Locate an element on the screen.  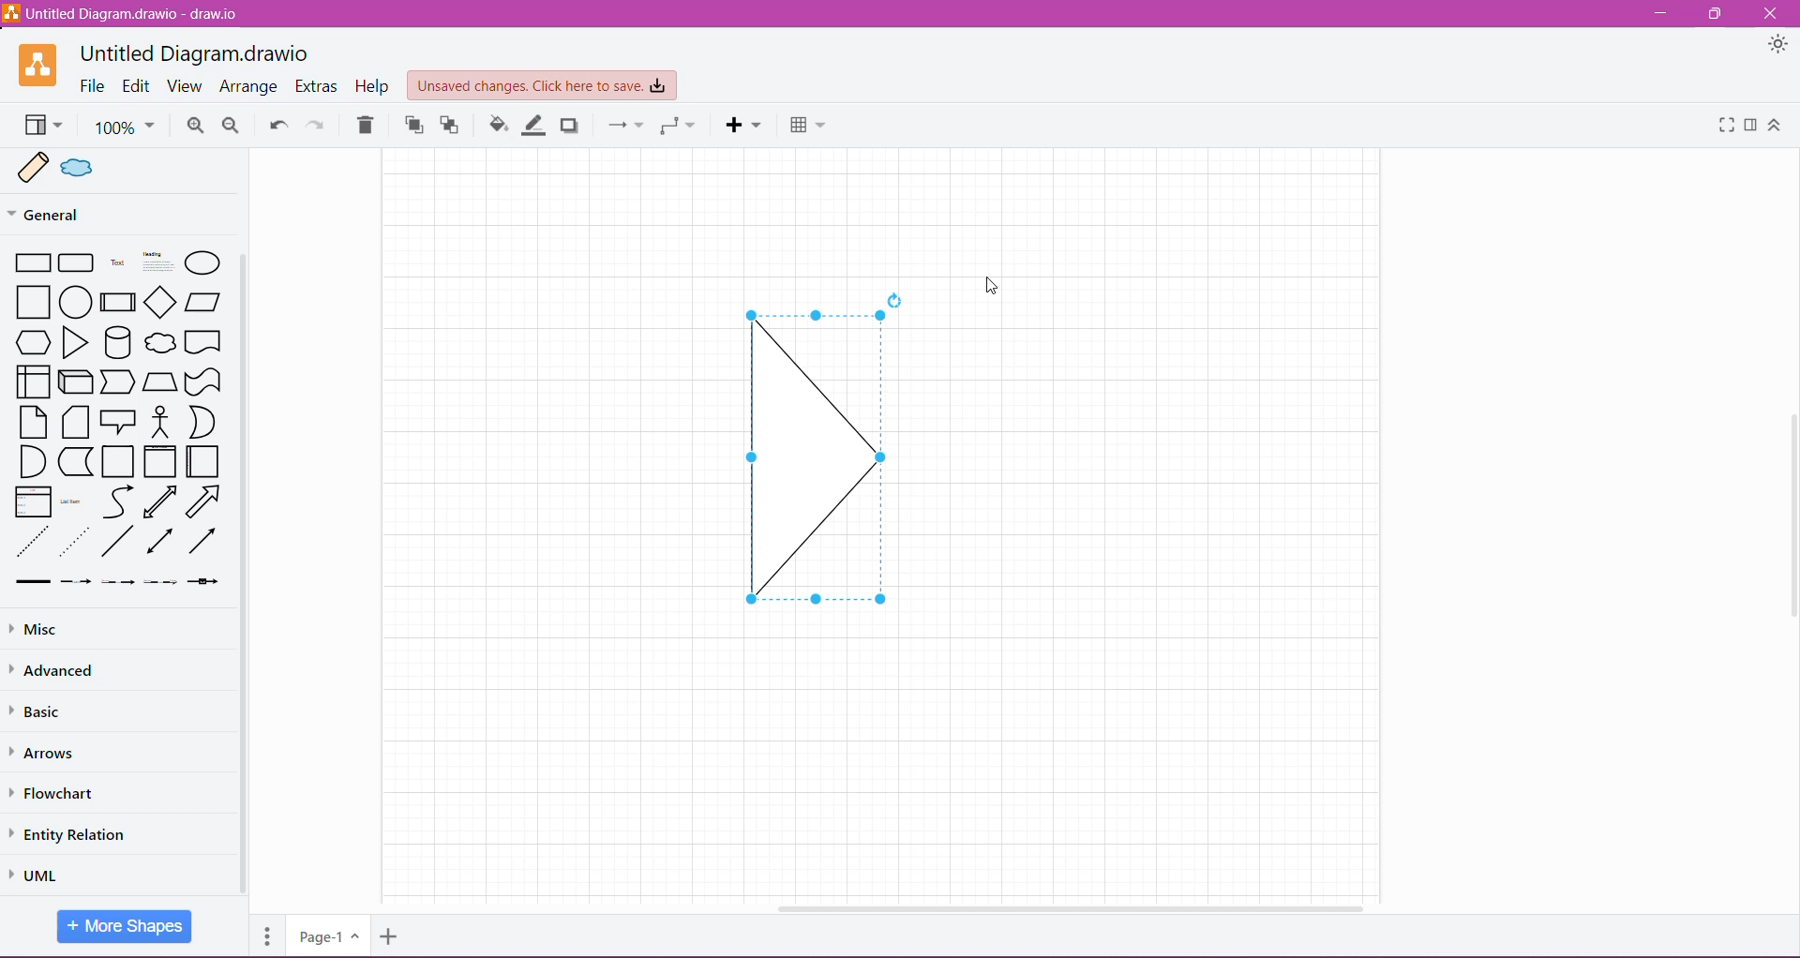
Arrows is located at coordinates (52, 754).